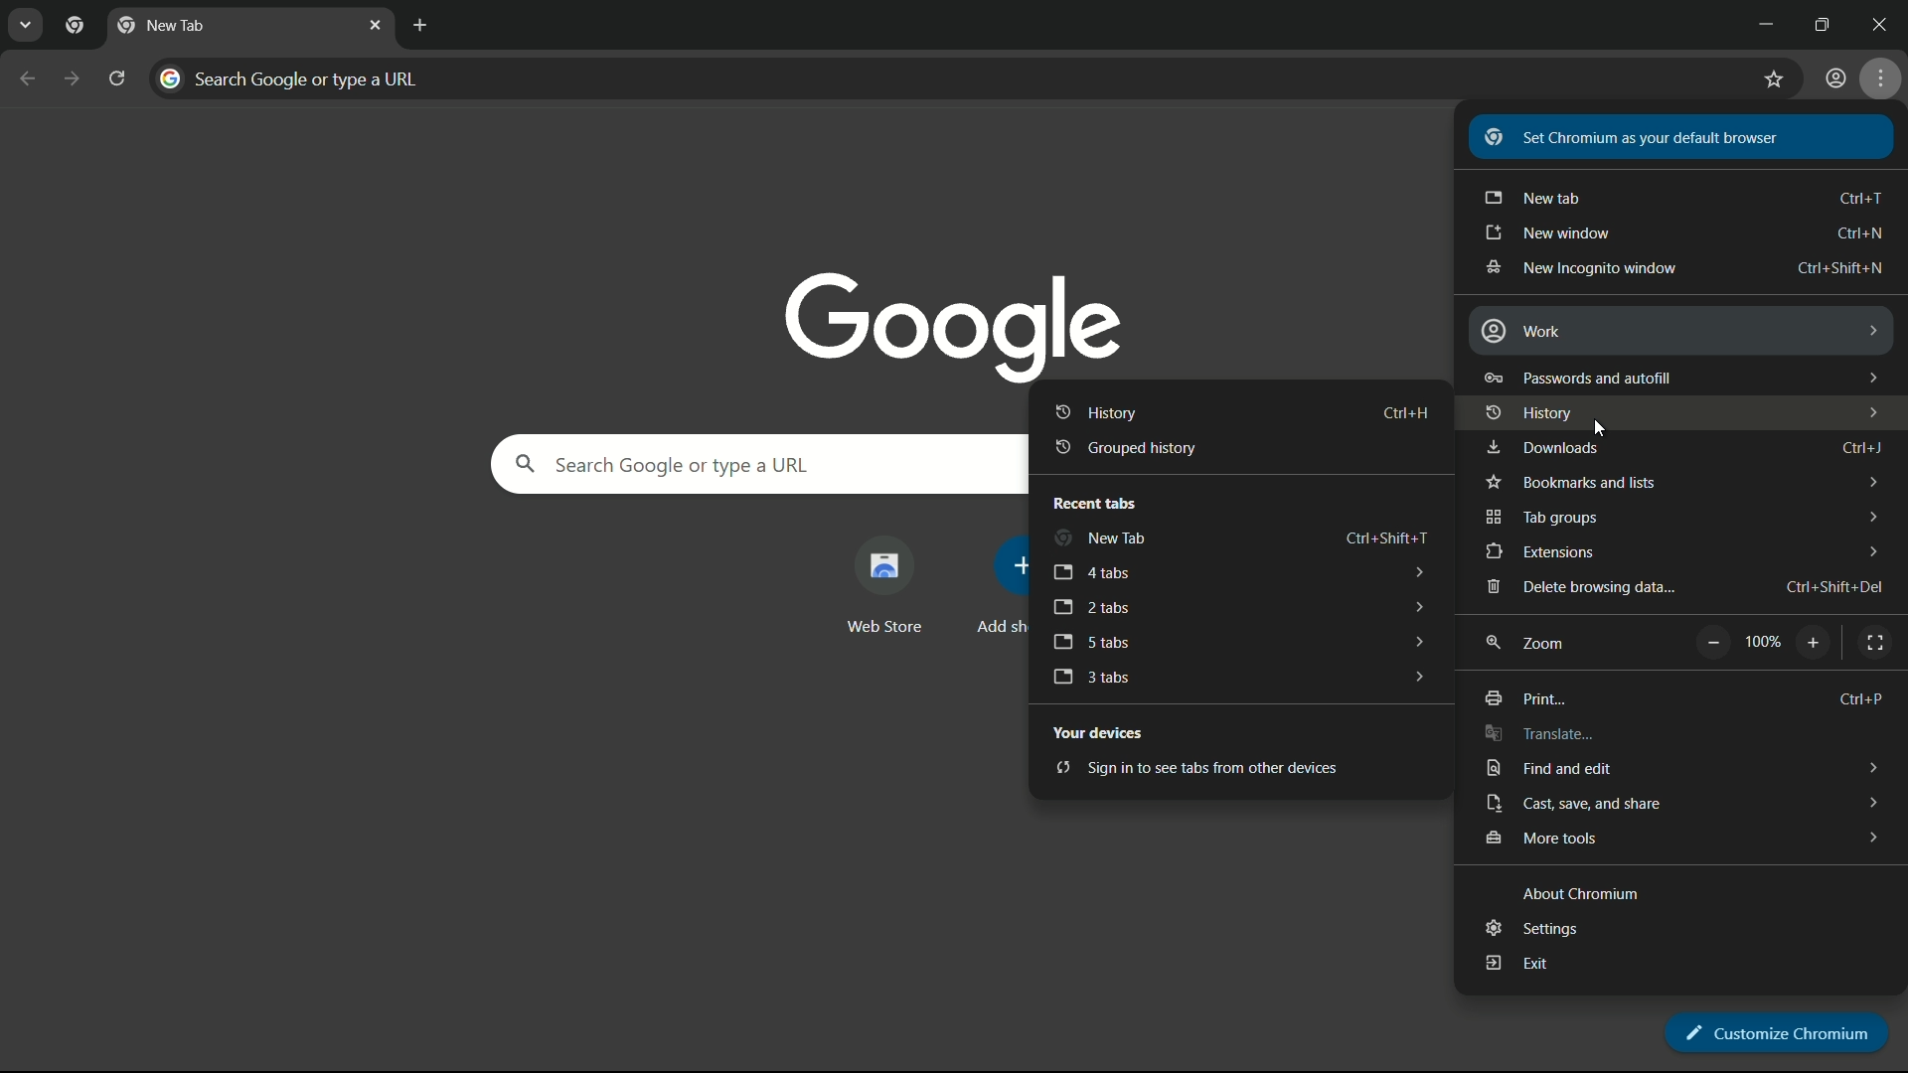 The image size is (1908, 1073). Describe the element at coordinates (1578, 896) in the screenshot. I see `about chromium` at that location.